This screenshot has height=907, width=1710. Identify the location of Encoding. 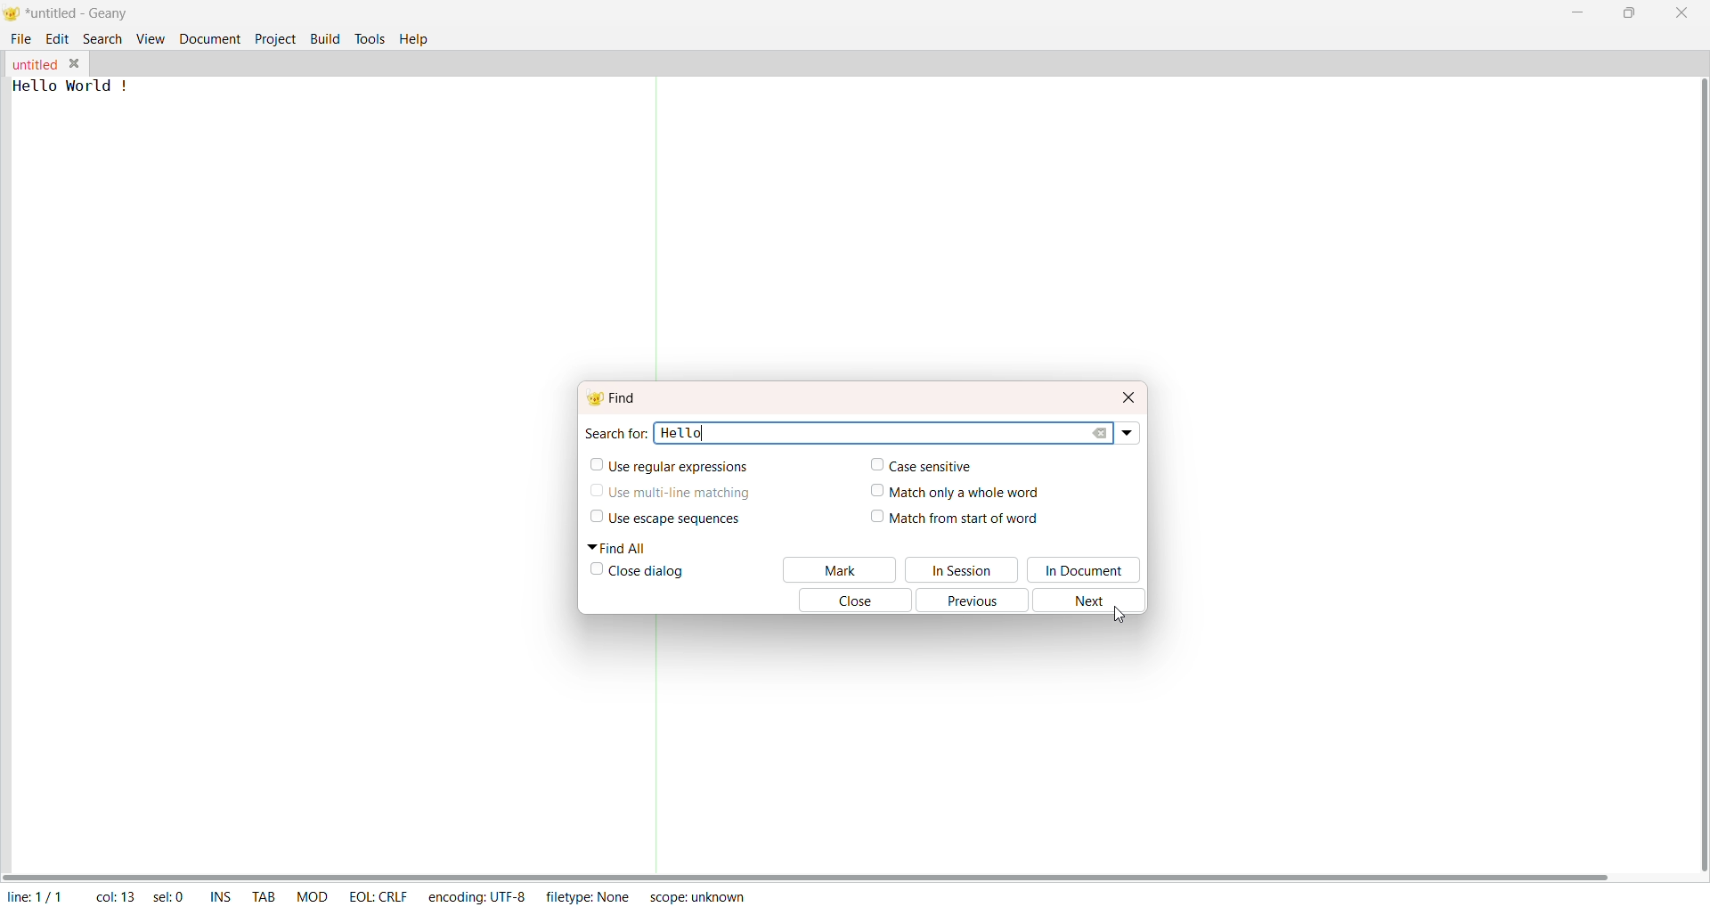
(476, 895).